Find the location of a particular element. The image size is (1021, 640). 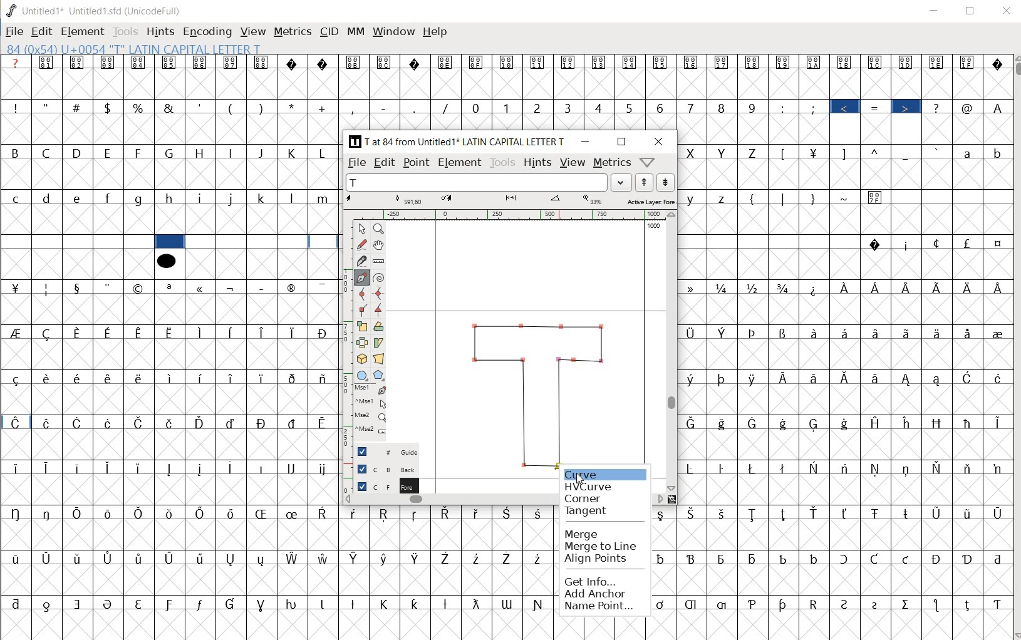

Symbol is located at coordinates (969, 333).